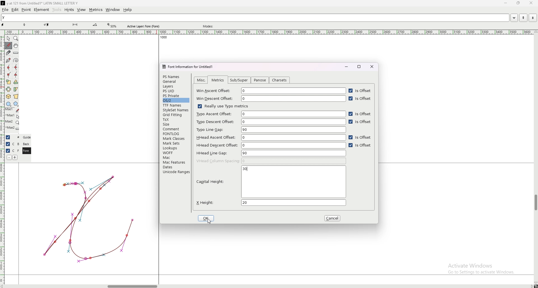 The image size is (538, 288). Describe the element at coordinates (145, 26) in the screenshot. I see `active layer` at that location.